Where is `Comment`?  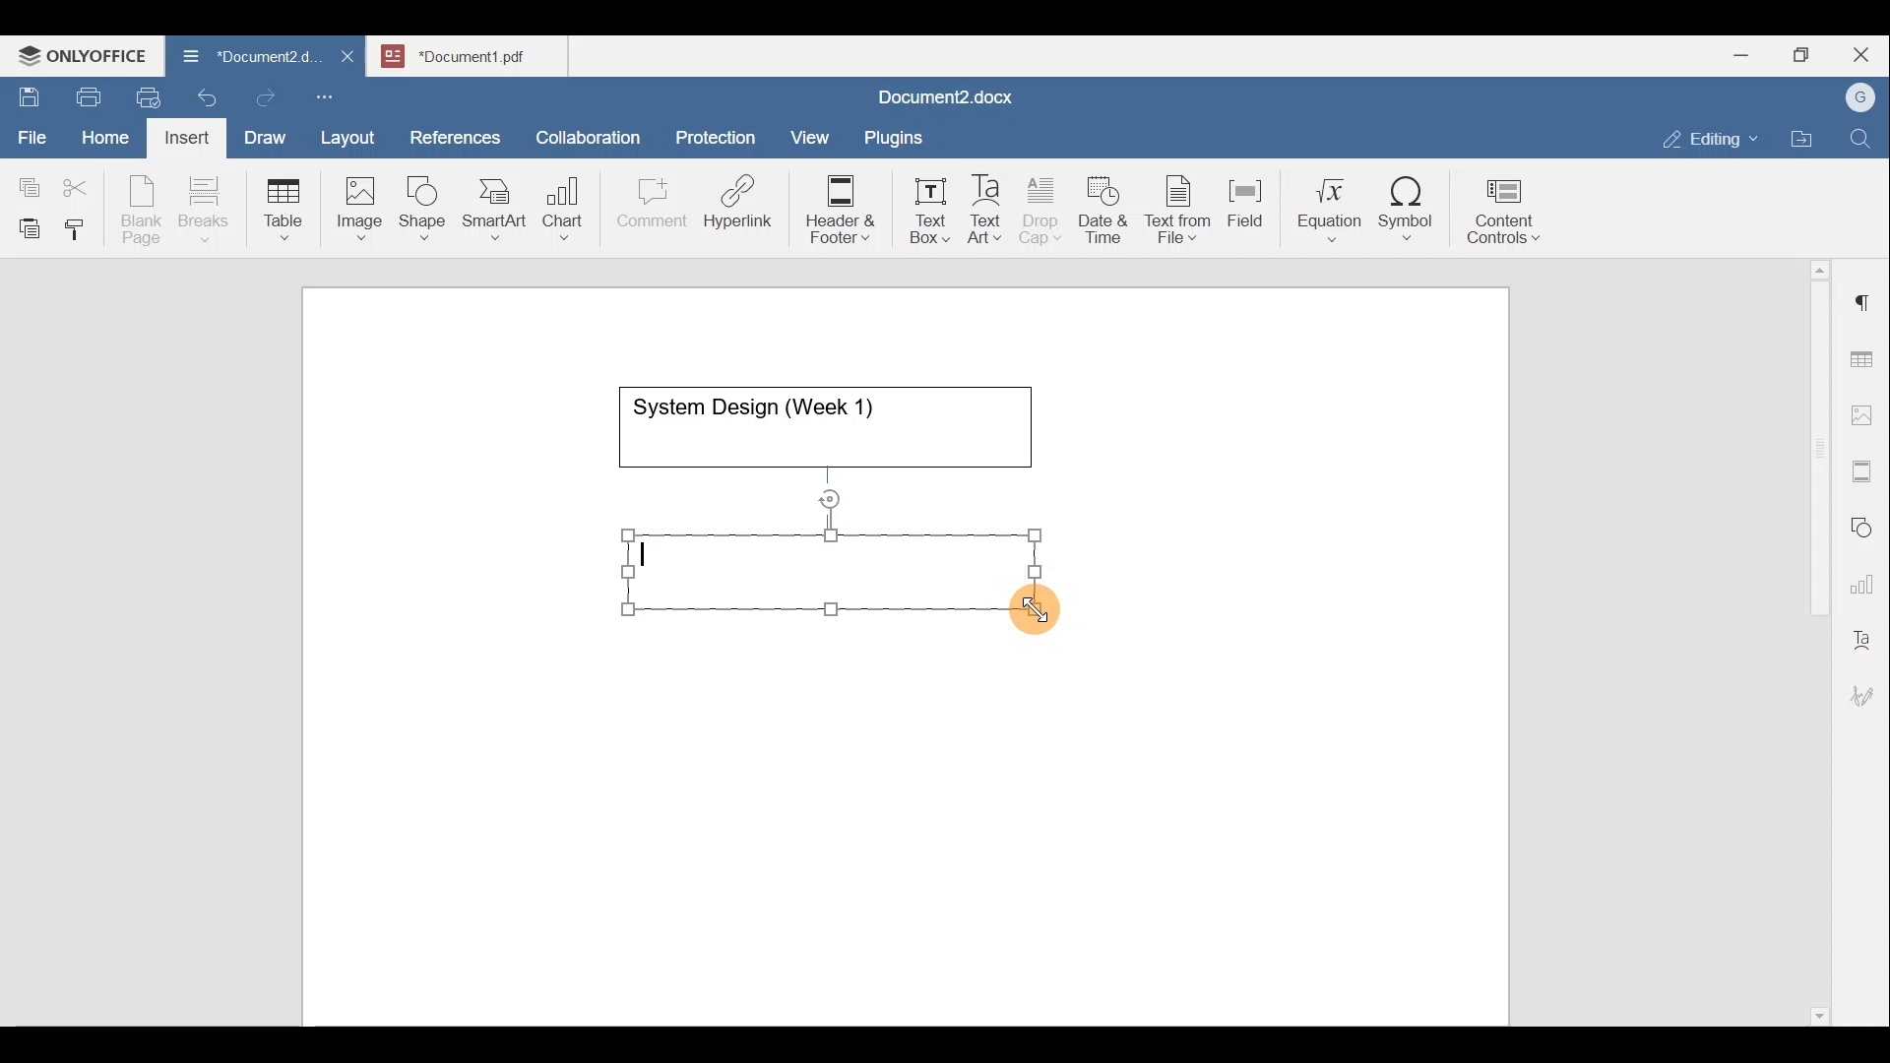 Comment is located at coordinates (646, 208).